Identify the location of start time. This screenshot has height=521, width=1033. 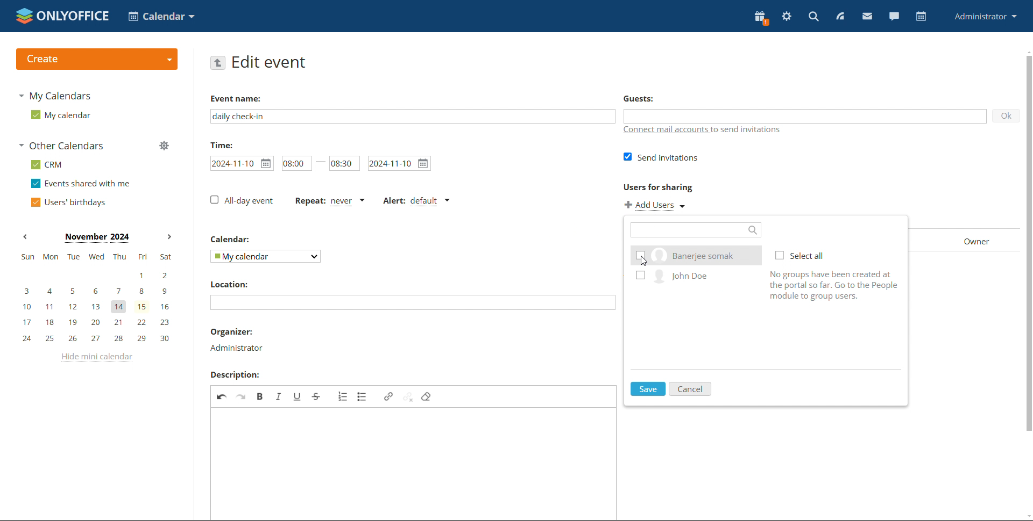
(293, 163).